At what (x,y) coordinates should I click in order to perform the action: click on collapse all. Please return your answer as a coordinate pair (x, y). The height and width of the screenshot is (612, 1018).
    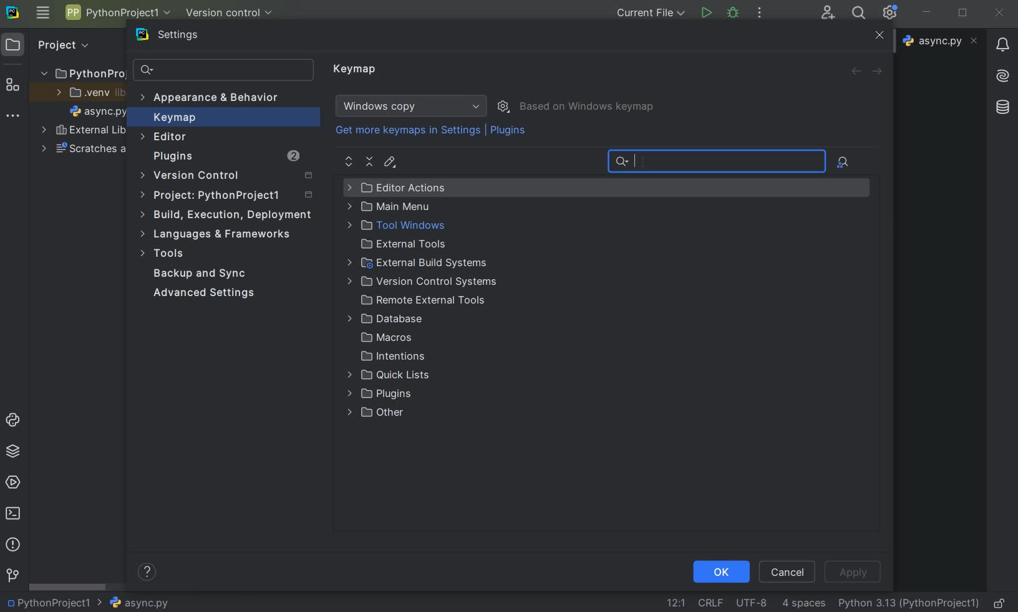
    Looking at the image, I should click on (370, 162).